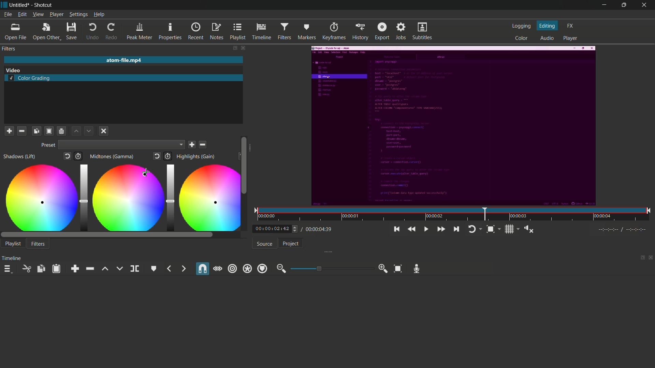  I want to click on settings menu, so click(78, 15).